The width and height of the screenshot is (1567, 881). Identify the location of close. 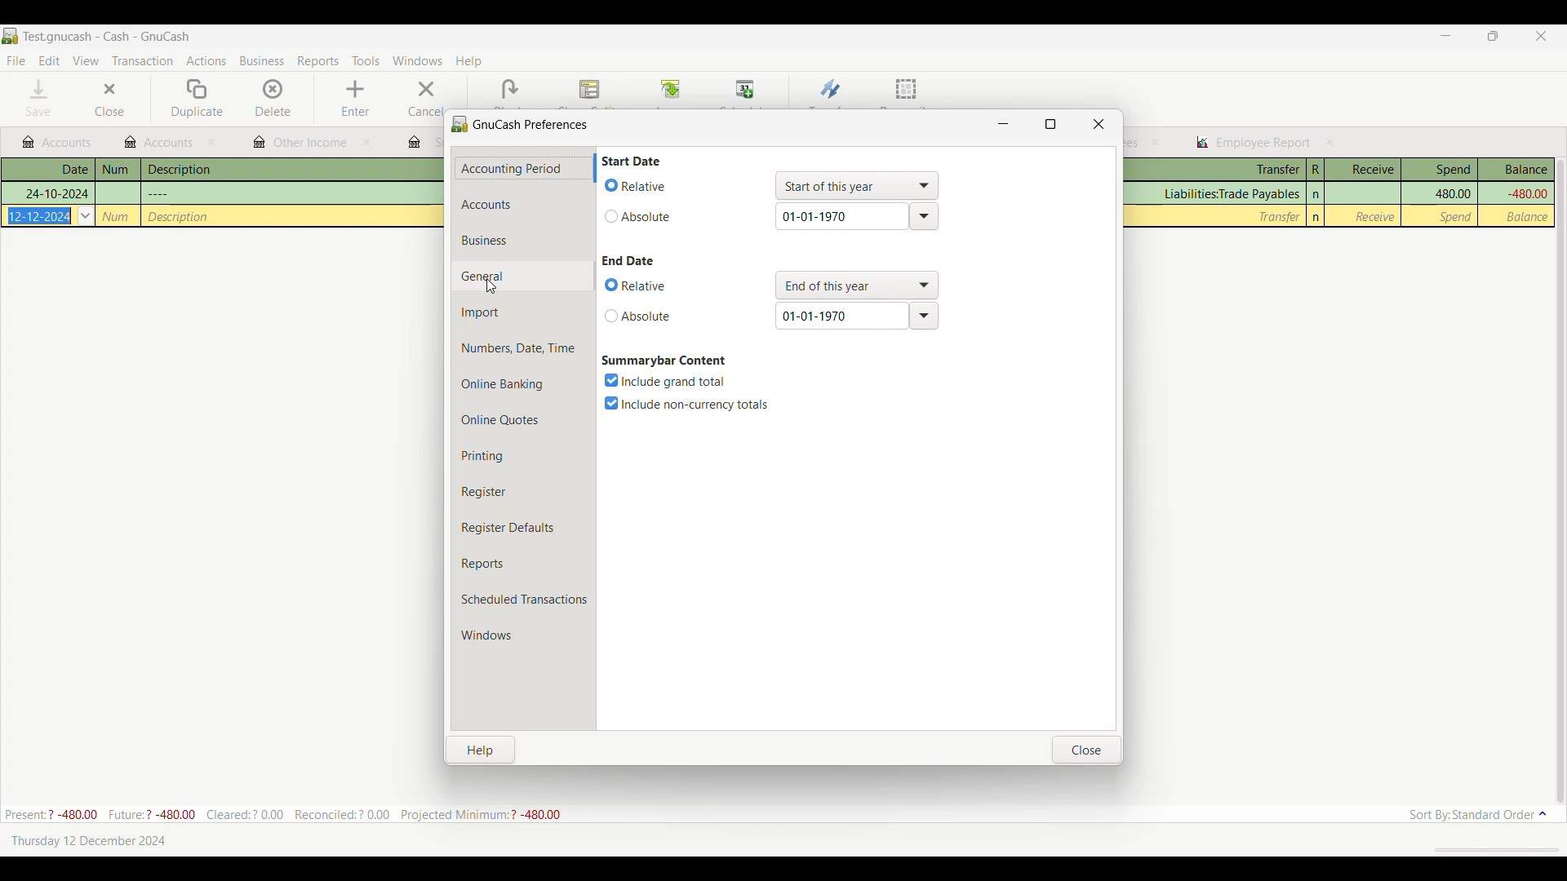
(214, 143).